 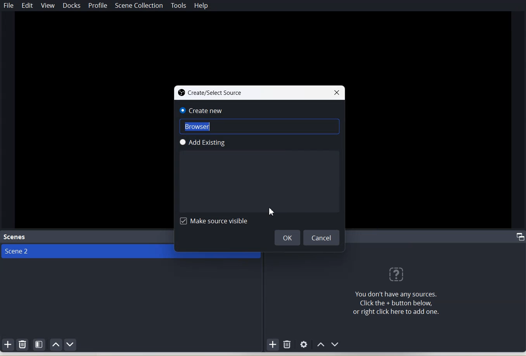 What do you see at coordinates (179, 5) in the screenshot?
I see `Tools` at bounding box center [179, 5].